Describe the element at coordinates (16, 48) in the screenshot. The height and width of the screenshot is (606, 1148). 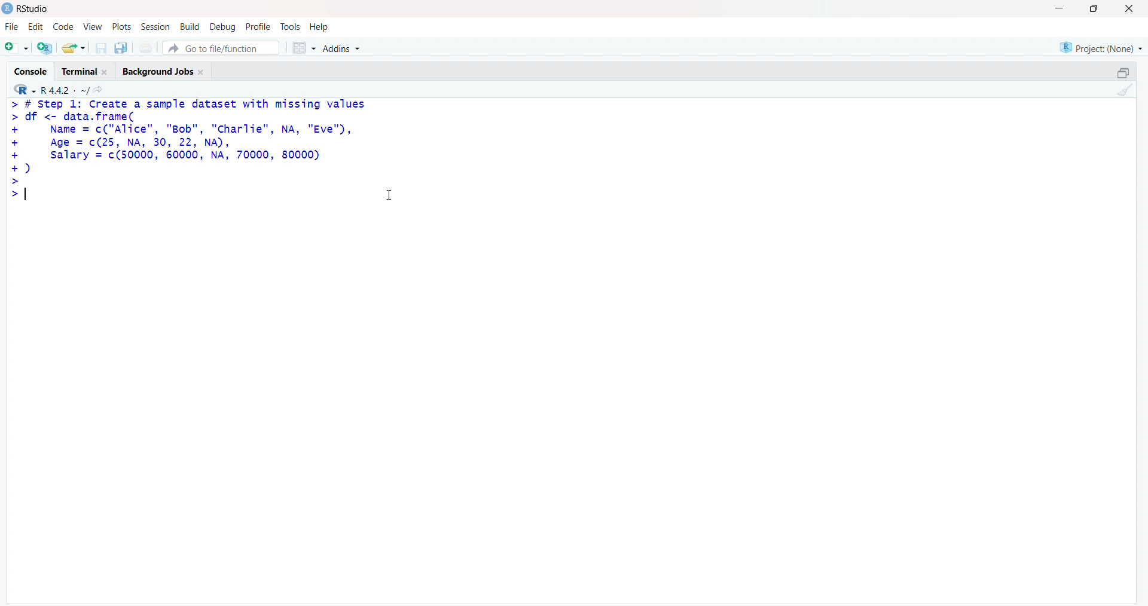
I see `New File` at that location.